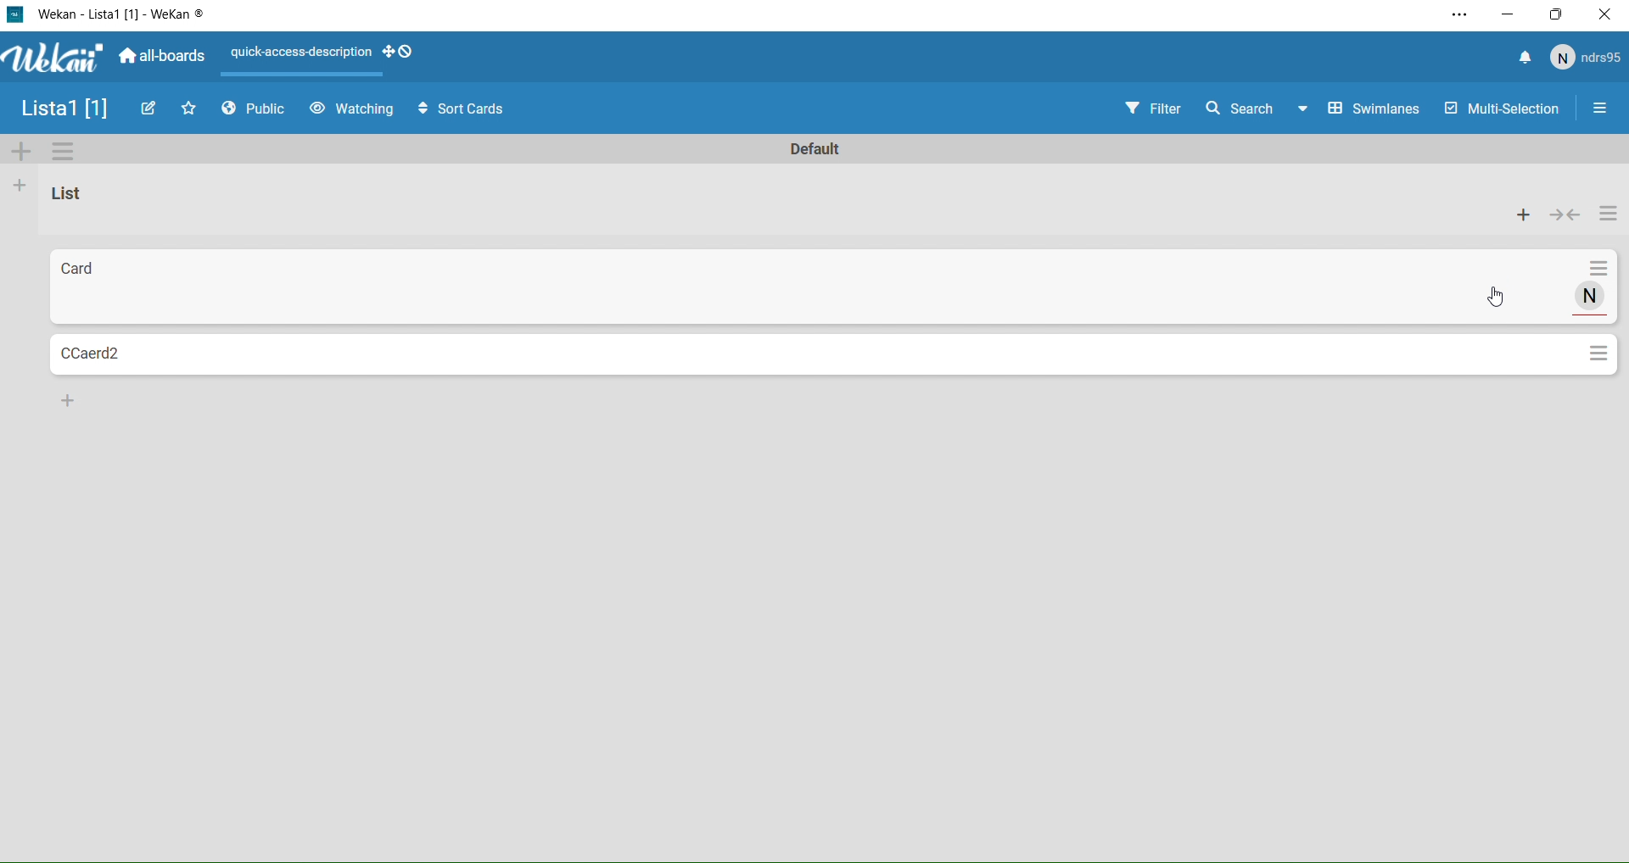 This screenshot has width=1629, height=863. Describe the element at coordinates (1558, 14) in the screenshot. I see `Box` at that location.